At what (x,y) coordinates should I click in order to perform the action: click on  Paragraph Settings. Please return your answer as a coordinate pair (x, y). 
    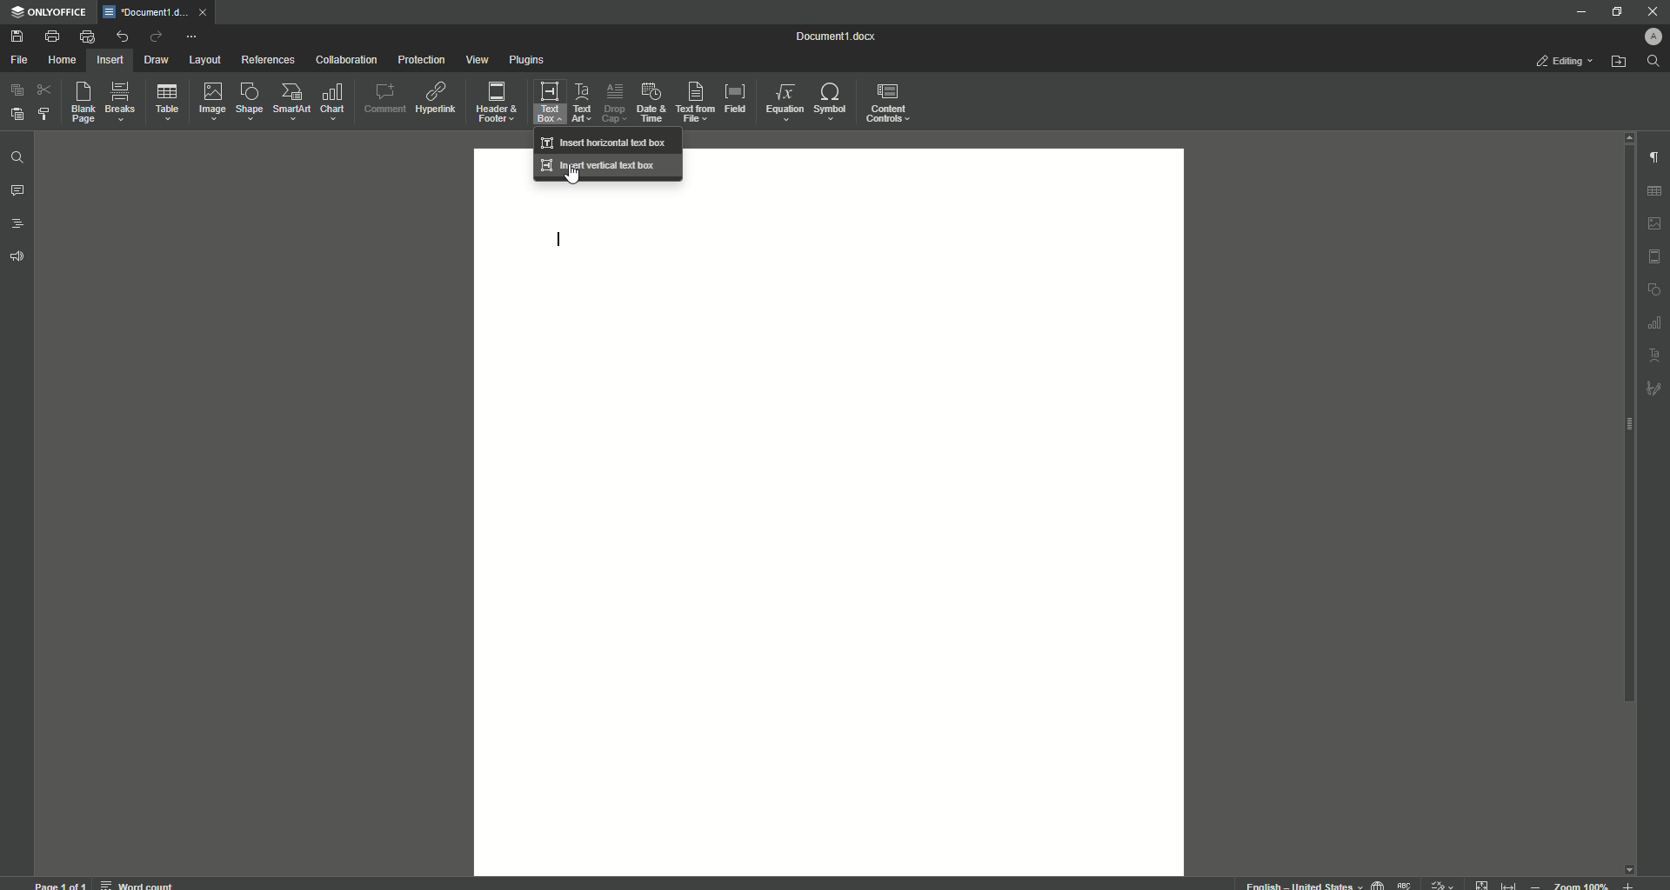
    Looking at the image, I should click on (1653, 156).